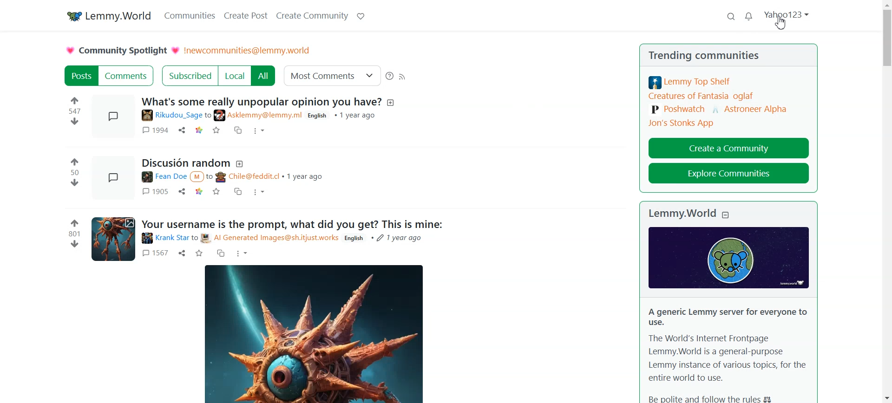  I want to click on notifications, so click(749, 17).